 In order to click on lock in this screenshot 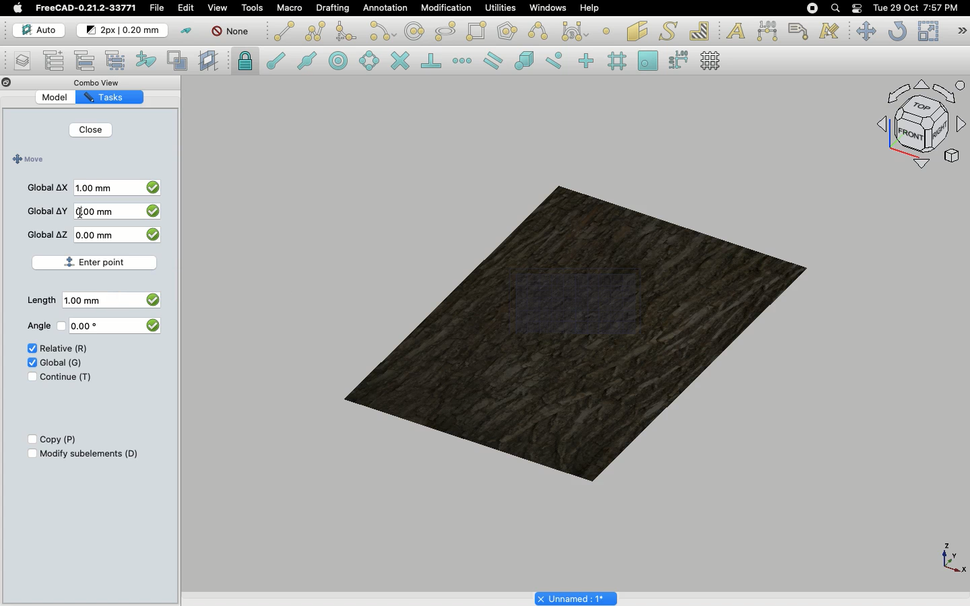, I will do `click(246, 63)`.